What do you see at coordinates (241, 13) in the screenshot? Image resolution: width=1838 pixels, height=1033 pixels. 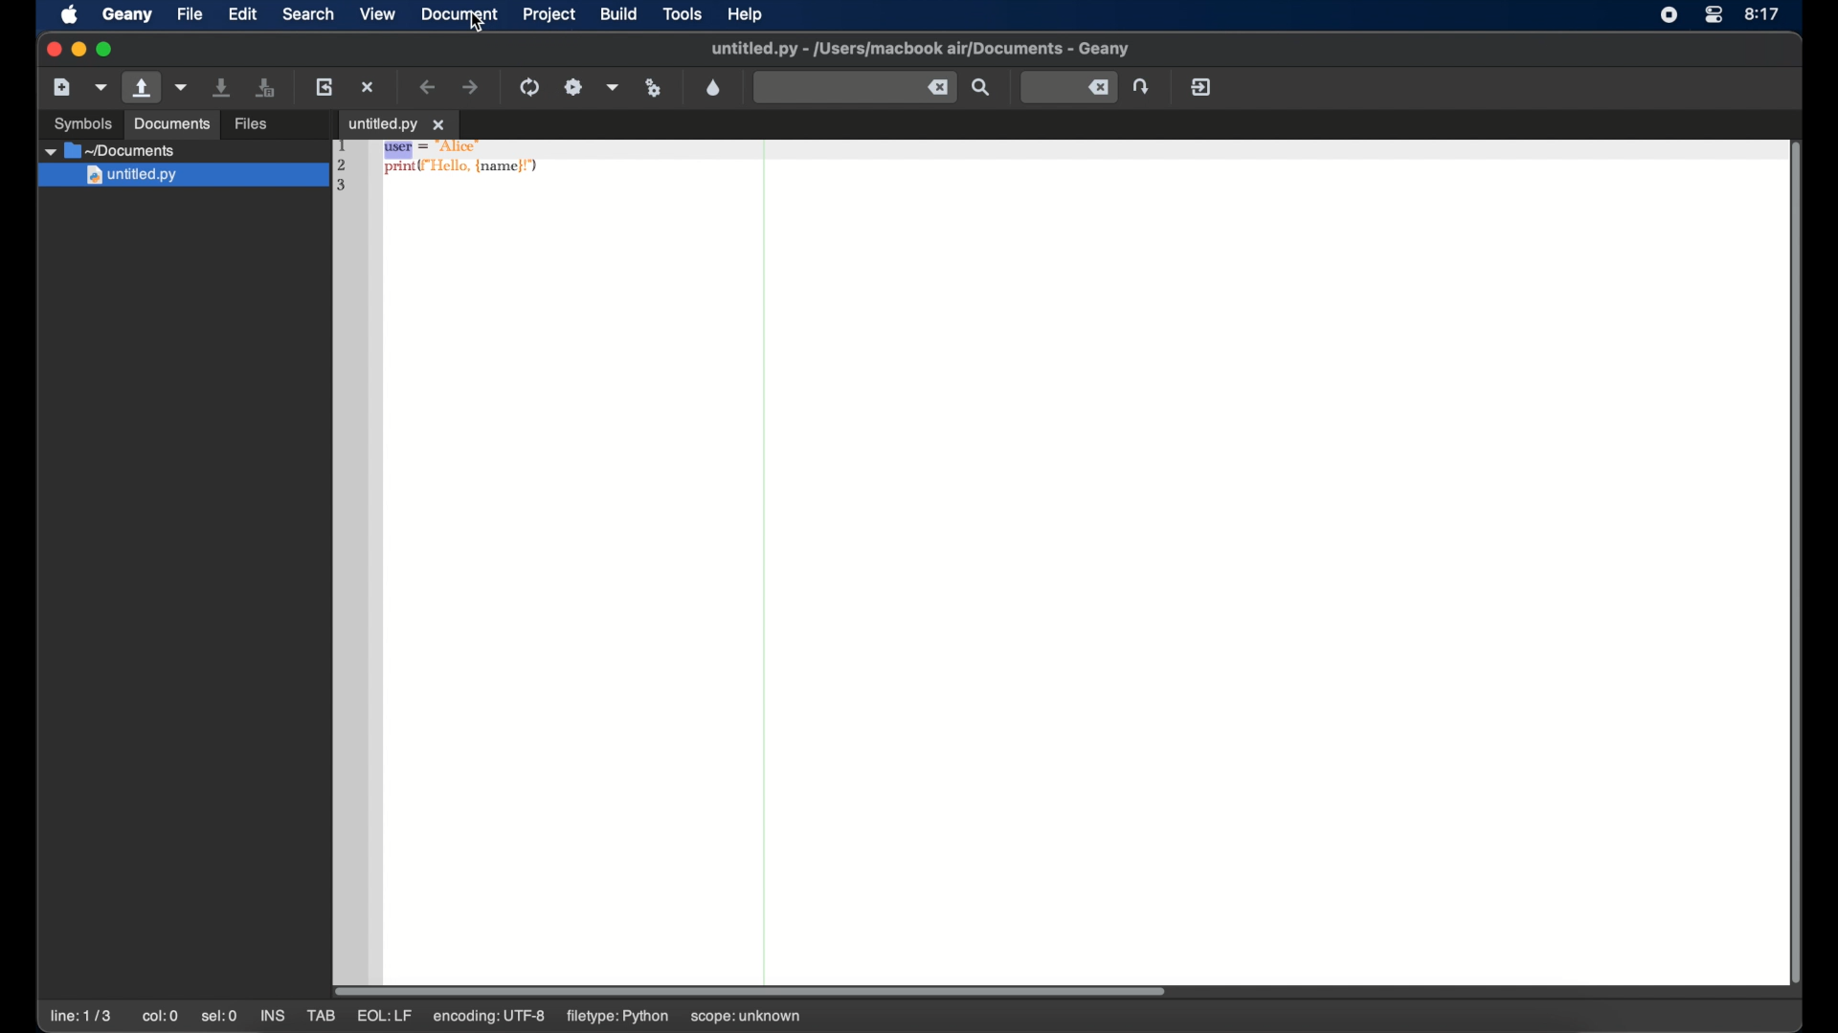 I see `edit` at bounding box center [241, 13].